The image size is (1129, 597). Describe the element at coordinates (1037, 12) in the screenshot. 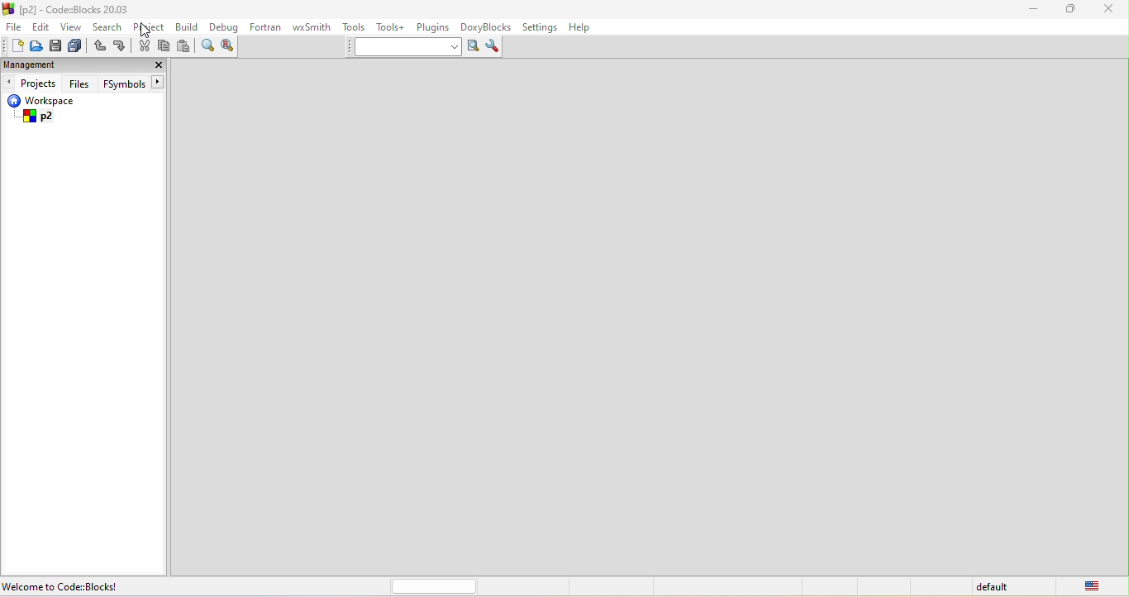

I see `minimize` at that location.